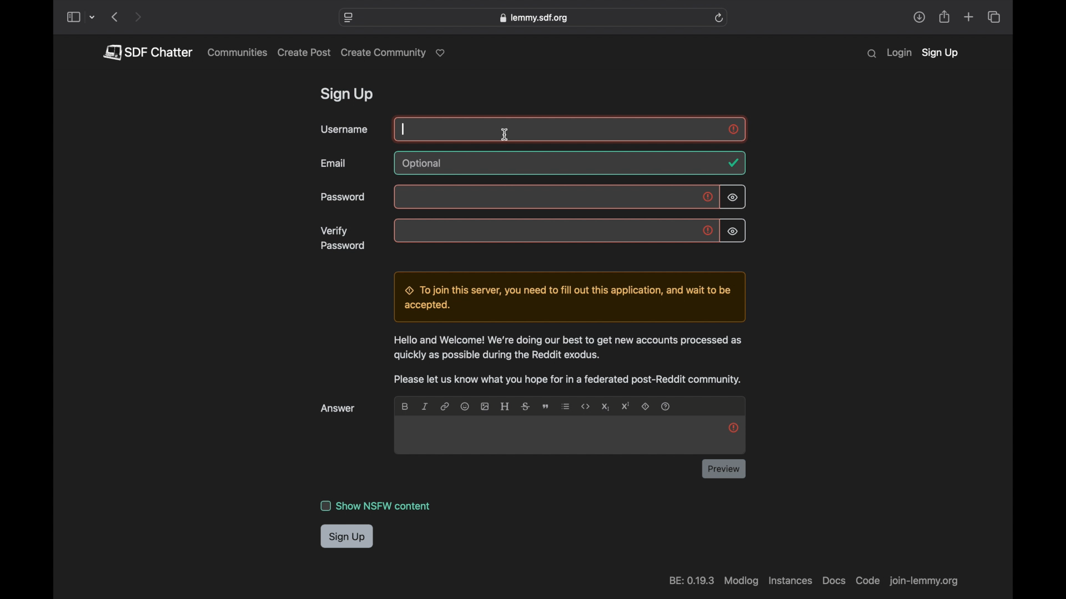 The height and width of the screenshot is (599, 1066). What do you see at coordinates (344, 129) in the screenshot?
I see `username` at bounding box center [344, 129].